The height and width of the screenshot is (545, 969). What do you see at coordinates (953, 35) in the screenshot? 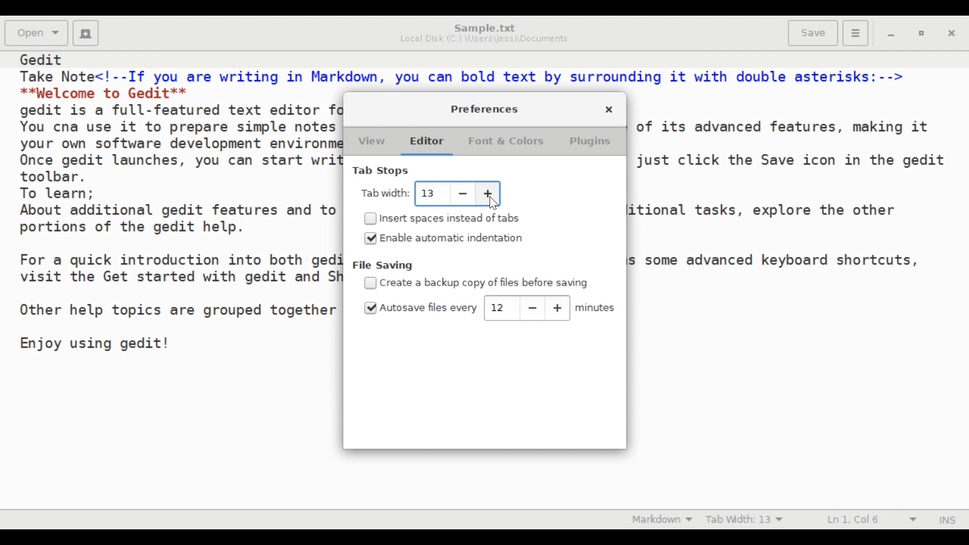
I see `Close` at bounding box center [953, 35].